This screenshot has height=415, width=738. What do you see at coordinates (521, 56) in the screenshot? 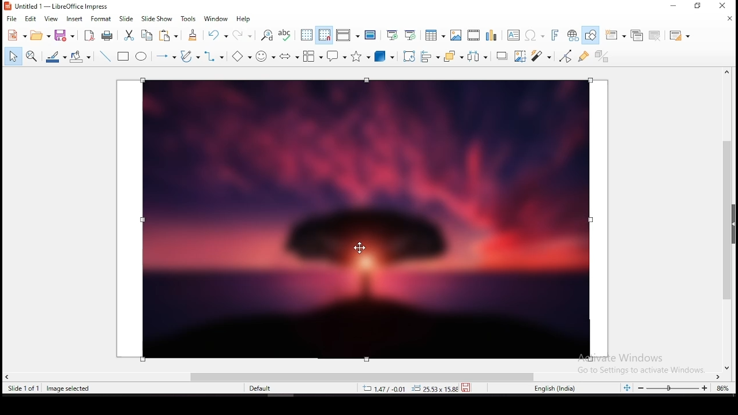
I see `crop image` at bounding box center [521, 56].